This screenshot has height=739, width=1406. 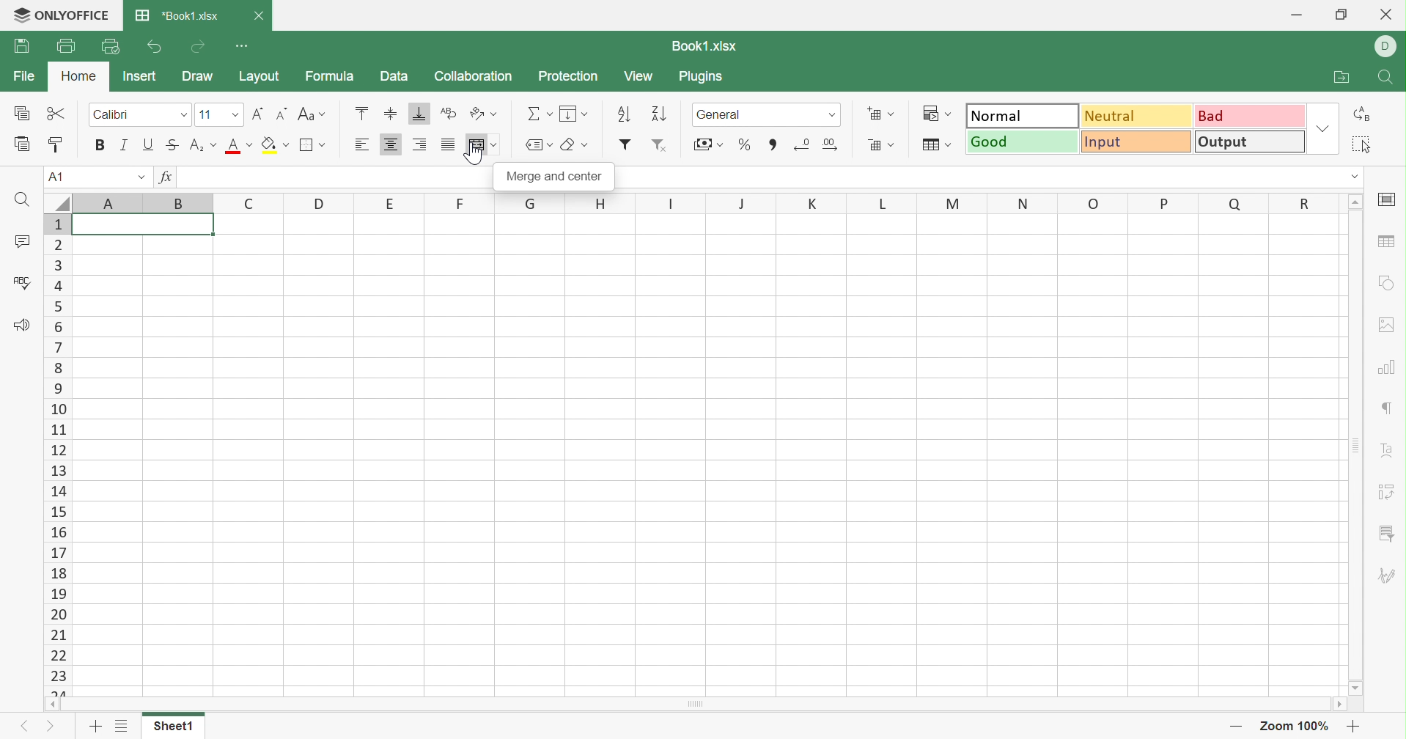 What do you see at coordinates (708, 78) in the screenshot?
I see `Plugins` at bounding box center [708, 78].